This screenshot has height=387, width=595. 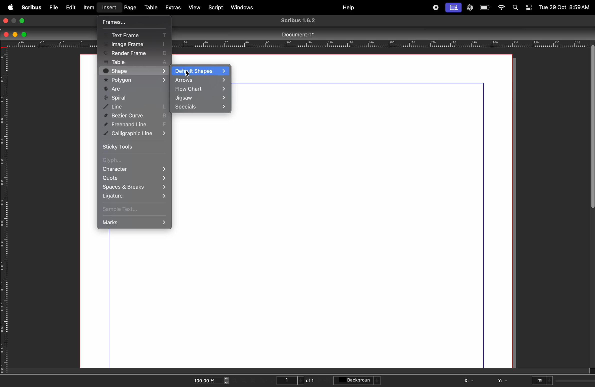 What do you see at coordinates (135, 170) in the screenshot?
I see `character` at bounding box center [135, 170].